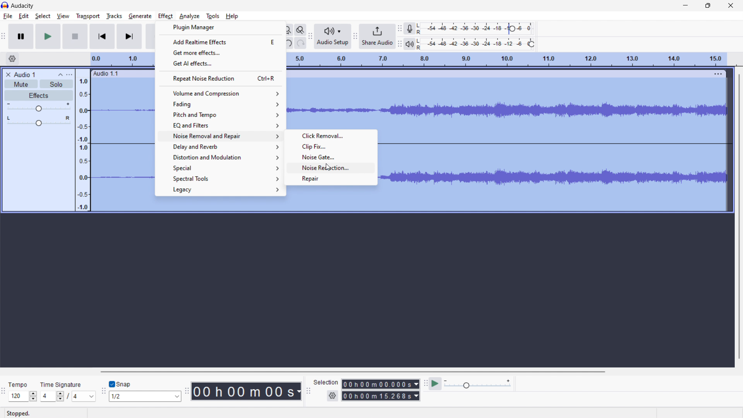  What do you see at coordinates (377, 36) in the screenshot?
I see `share audio` at bounding box center [377, 36].